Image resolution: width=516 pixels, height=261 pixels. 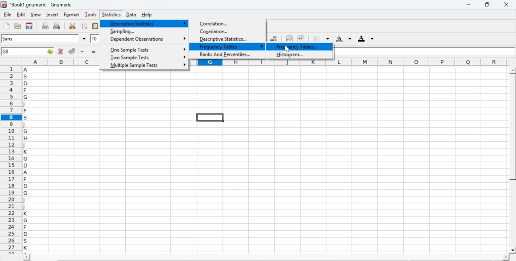 I want to click on histogram..., so click(x=291, y=55).